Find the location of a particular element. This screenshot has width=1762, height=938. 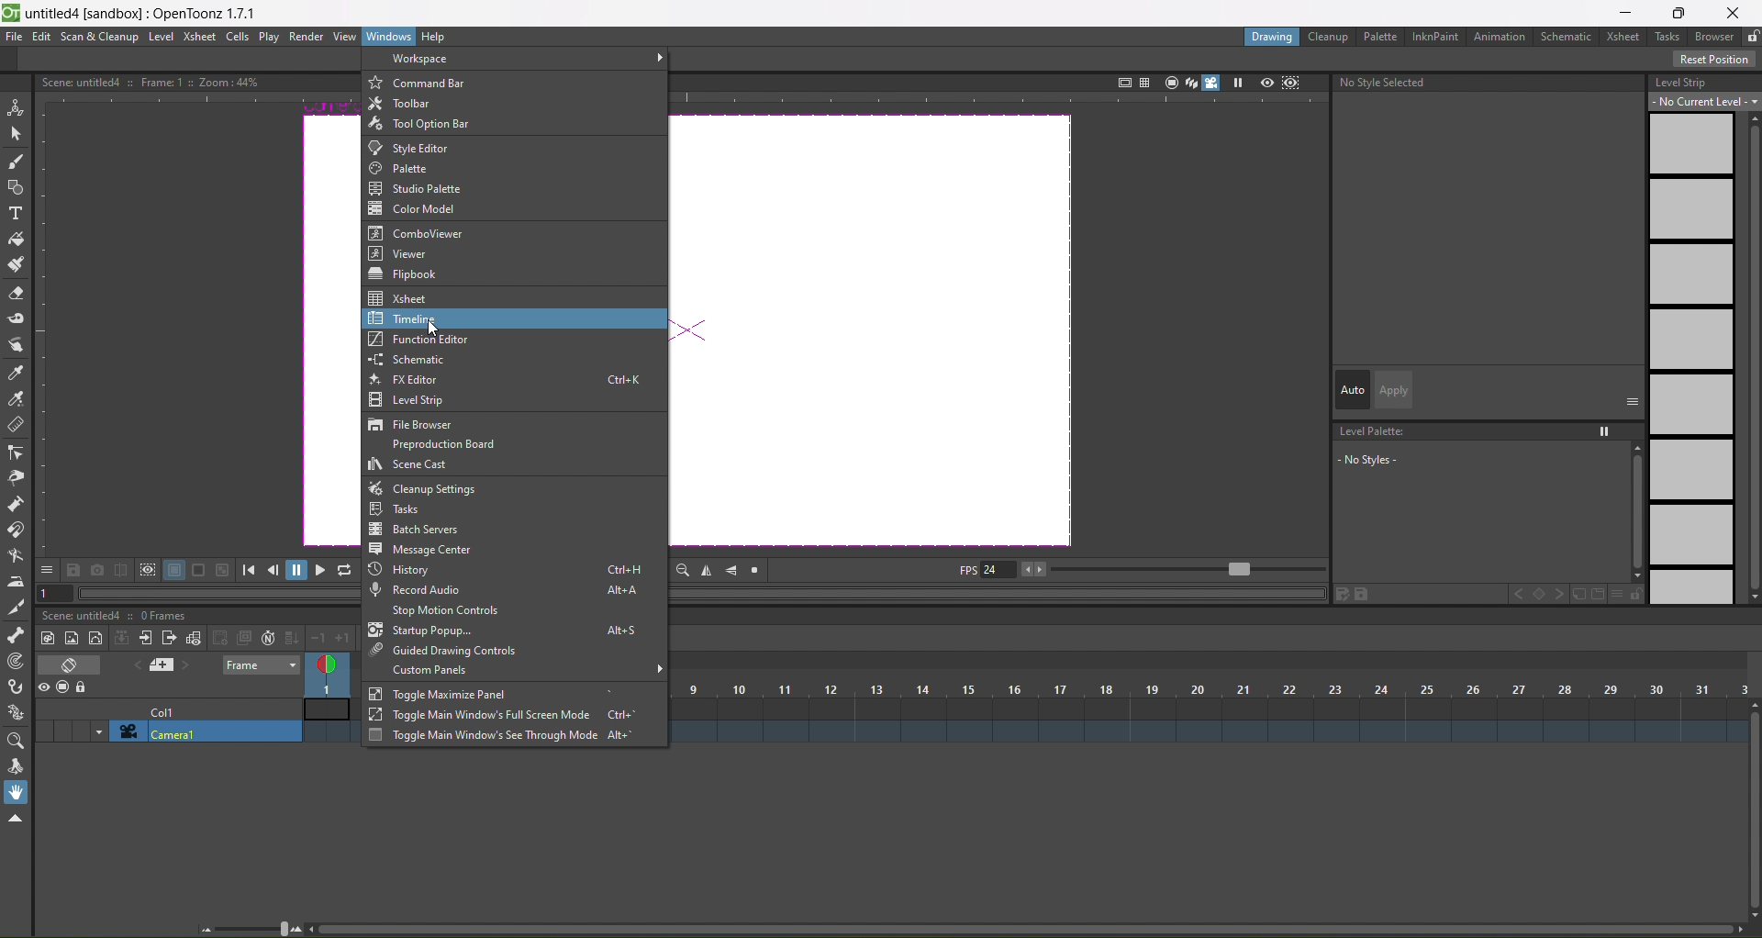

flip horizontally is located at coordinates (707, 572).